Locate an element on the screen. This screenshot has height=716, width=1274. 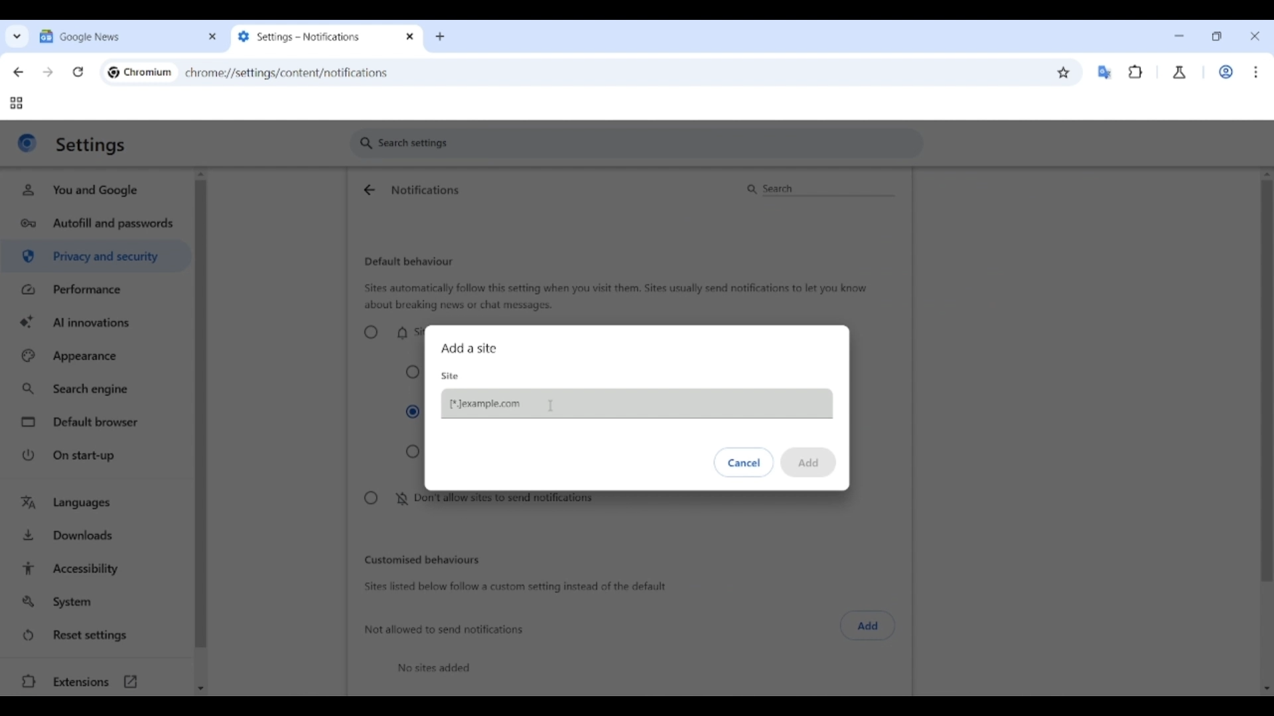
You and Google is located at coordinates (94, 190).